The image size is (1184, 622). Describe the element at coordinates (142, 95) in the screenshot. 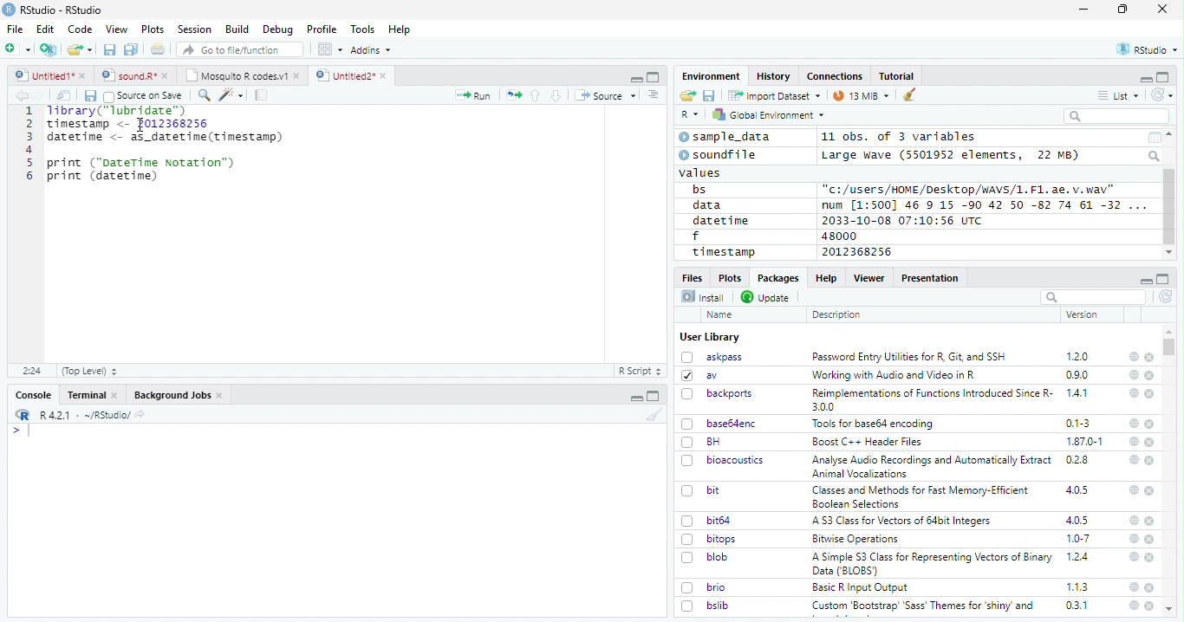

I see `Source on Save` at that location.